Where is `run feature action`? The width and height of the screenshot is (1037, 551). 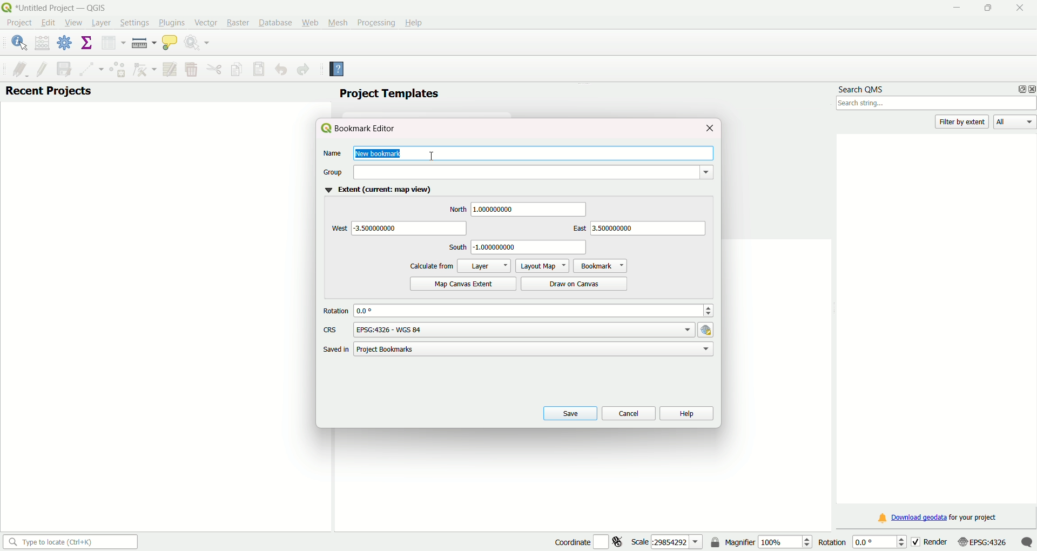 run feature action is located at coordinates (199, 44).